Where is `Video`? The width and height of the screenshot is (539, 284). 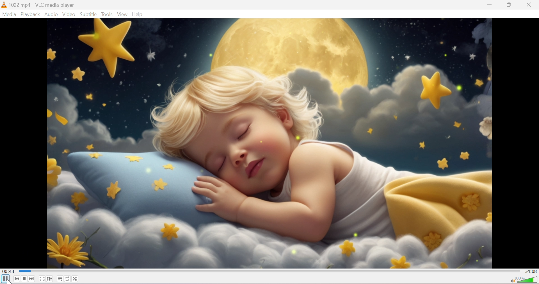
Video is located at coordinates (69, 14).